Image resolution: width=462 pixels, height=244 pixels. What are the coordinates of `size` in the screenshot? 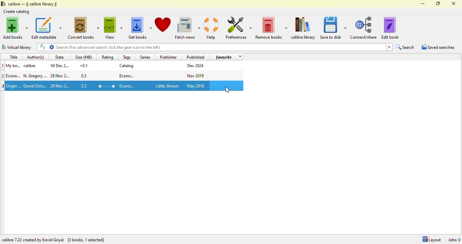 It's located at (84, 65).